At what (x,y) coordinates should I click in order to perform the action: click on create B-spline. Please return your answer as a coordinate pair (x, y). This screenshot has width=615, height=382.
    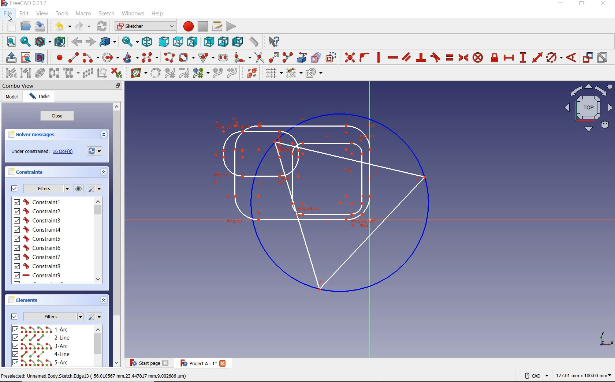
    Looking at the image, I should click on (149, 58).